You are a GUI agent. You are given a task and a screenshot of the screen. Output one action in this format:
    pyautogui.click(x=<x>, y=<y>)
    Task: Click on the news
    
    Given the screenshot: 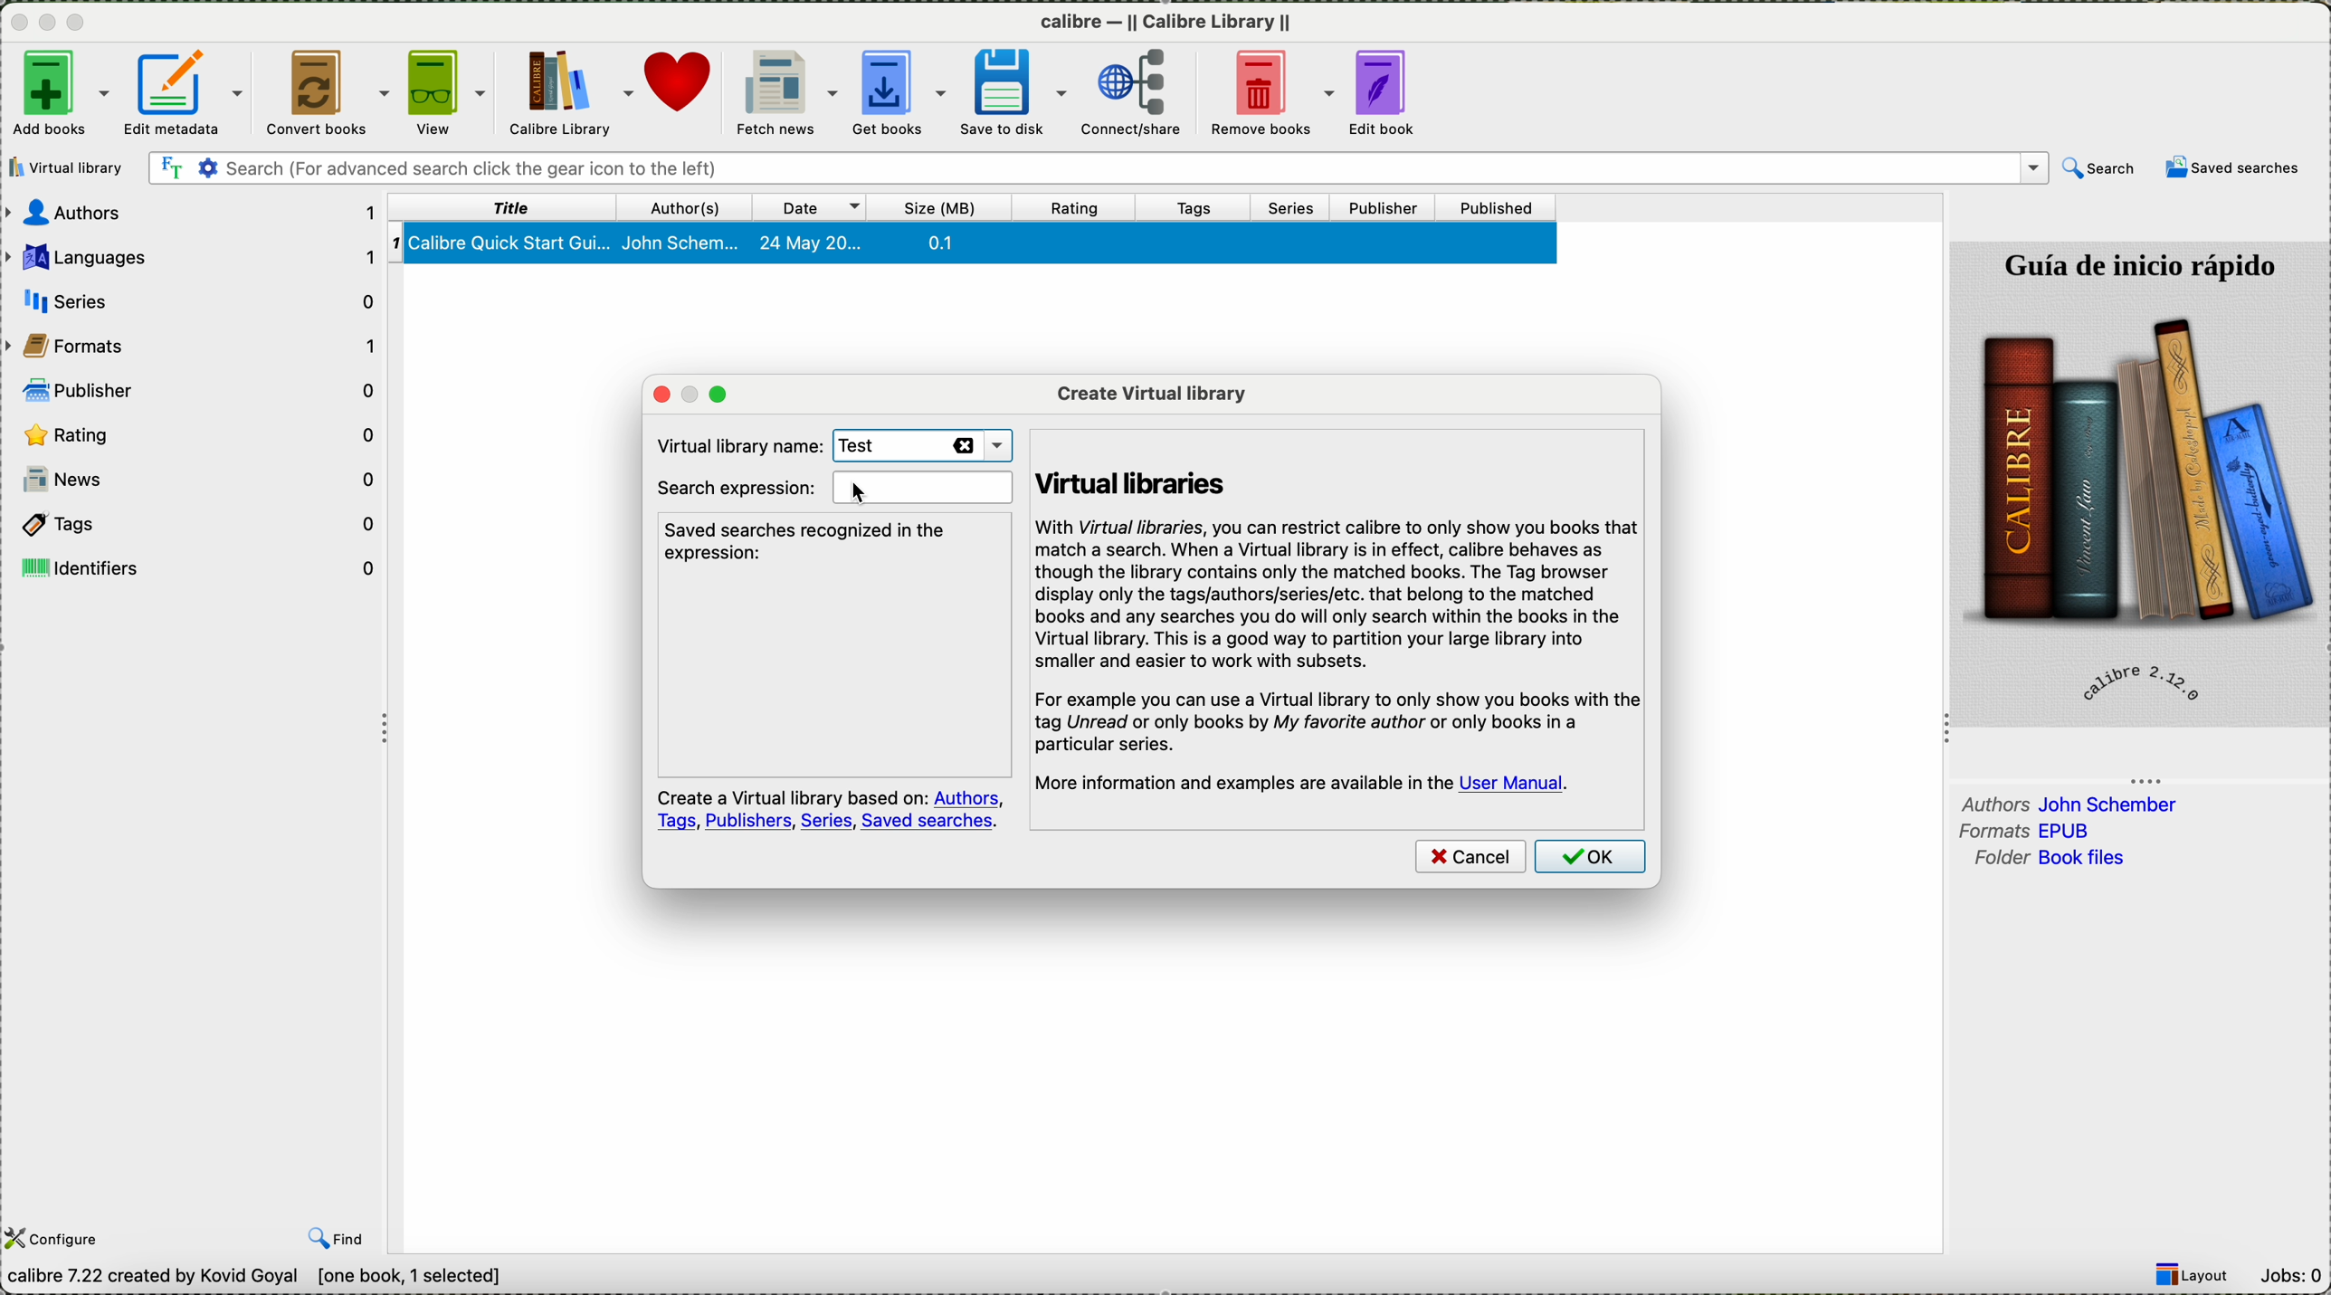 What is the action you would take?
    pyautogui.click(x=199, y=483)
    